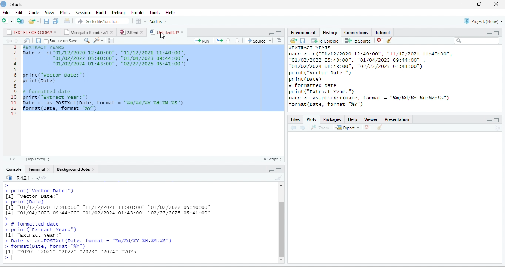 This screenshot has height=267, width=505. I want to click on History, so click(330, 33).